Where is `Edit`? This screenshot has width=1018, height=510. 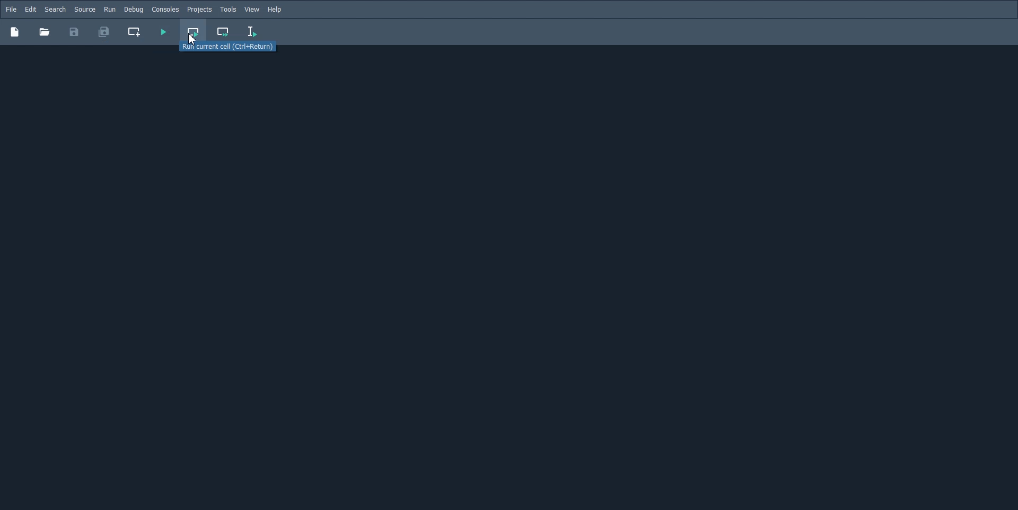 Edit is located at coordinates (30, 10).